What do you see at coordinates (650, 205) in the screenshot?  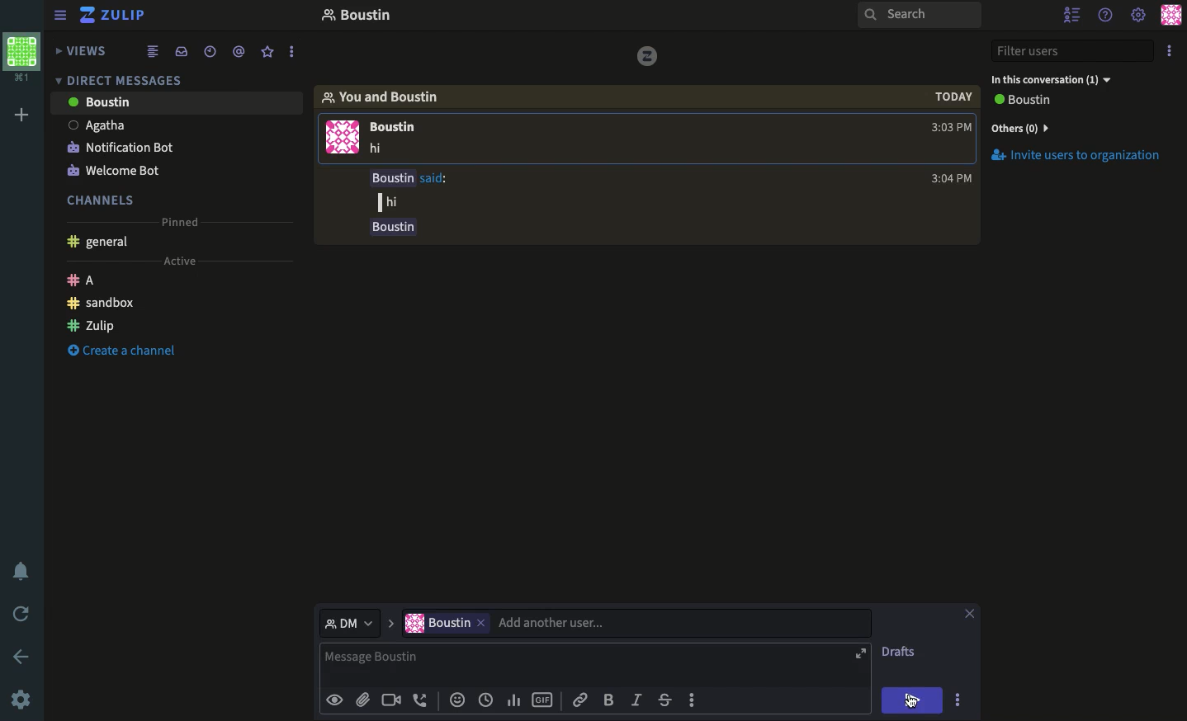 I see `Follow up` at bounding box center [650, 205].